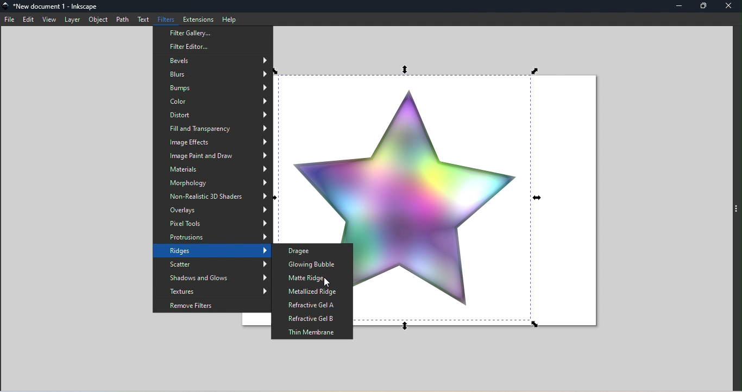  What do you see at coordinates (142, 20) in the screenshot?
I see `Text` at bounding box center [142, 20].